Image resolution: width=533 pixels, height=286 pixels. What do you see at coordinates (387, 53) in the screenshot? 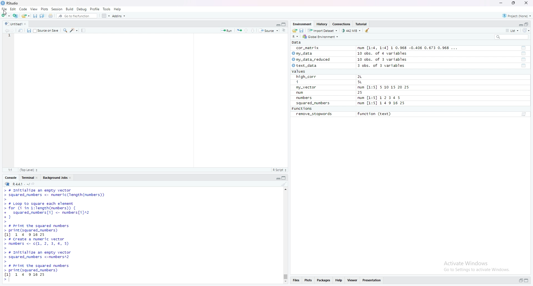
I see `10 obs. of 4 variables` at bounding box center [387, 53].